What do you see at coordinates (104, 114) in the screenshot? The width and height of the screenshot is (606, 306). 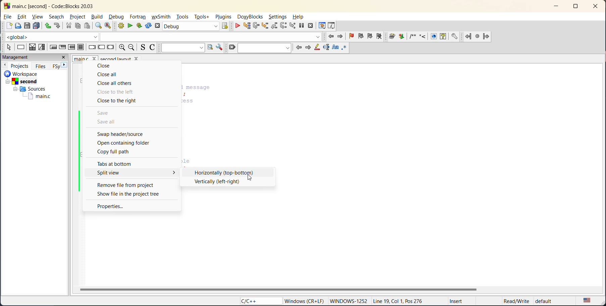 I see `save` at bounding box center [104, 114].